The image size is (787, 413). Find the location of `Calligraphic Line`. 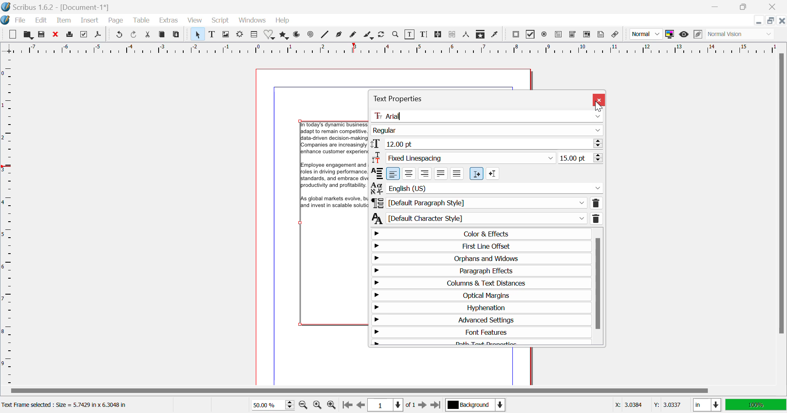

Calligraphic Line is located at coordinates (369, 35).